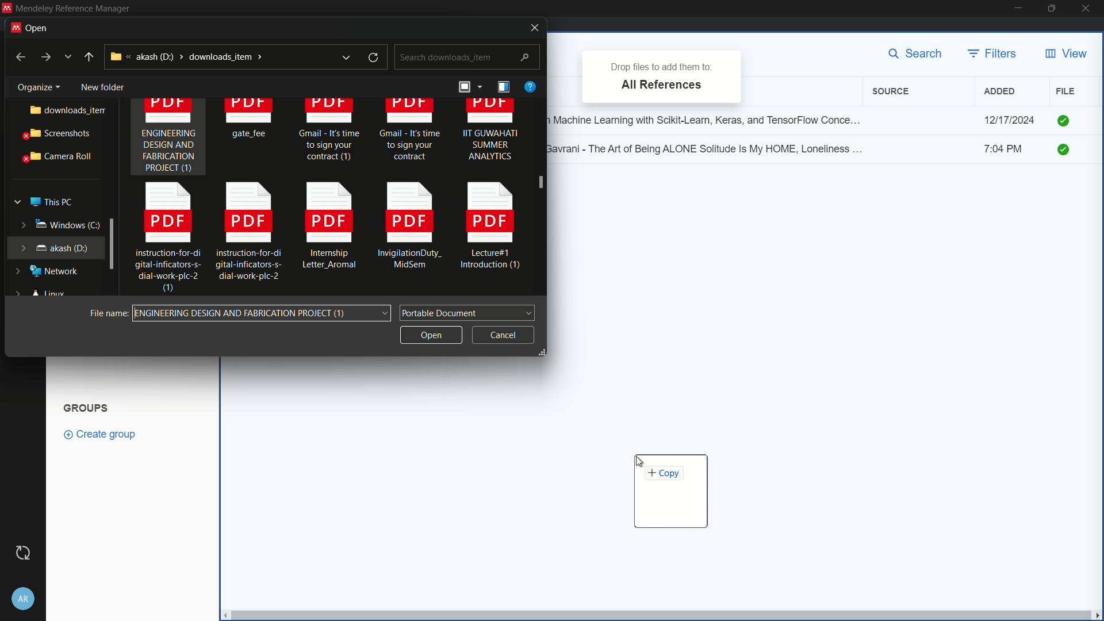 This screenshot has width=1104, height=621. What do you see at coordinates (1065, 120) in the screenshot?
I see `check` at bounding box center [1065, 120].